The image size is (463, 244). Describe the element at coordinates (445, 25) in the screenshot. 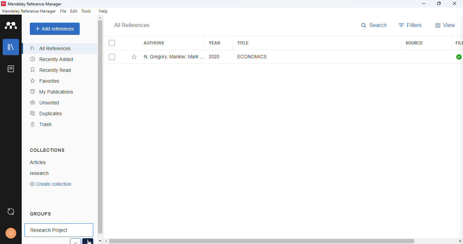

I see `view` at that location.